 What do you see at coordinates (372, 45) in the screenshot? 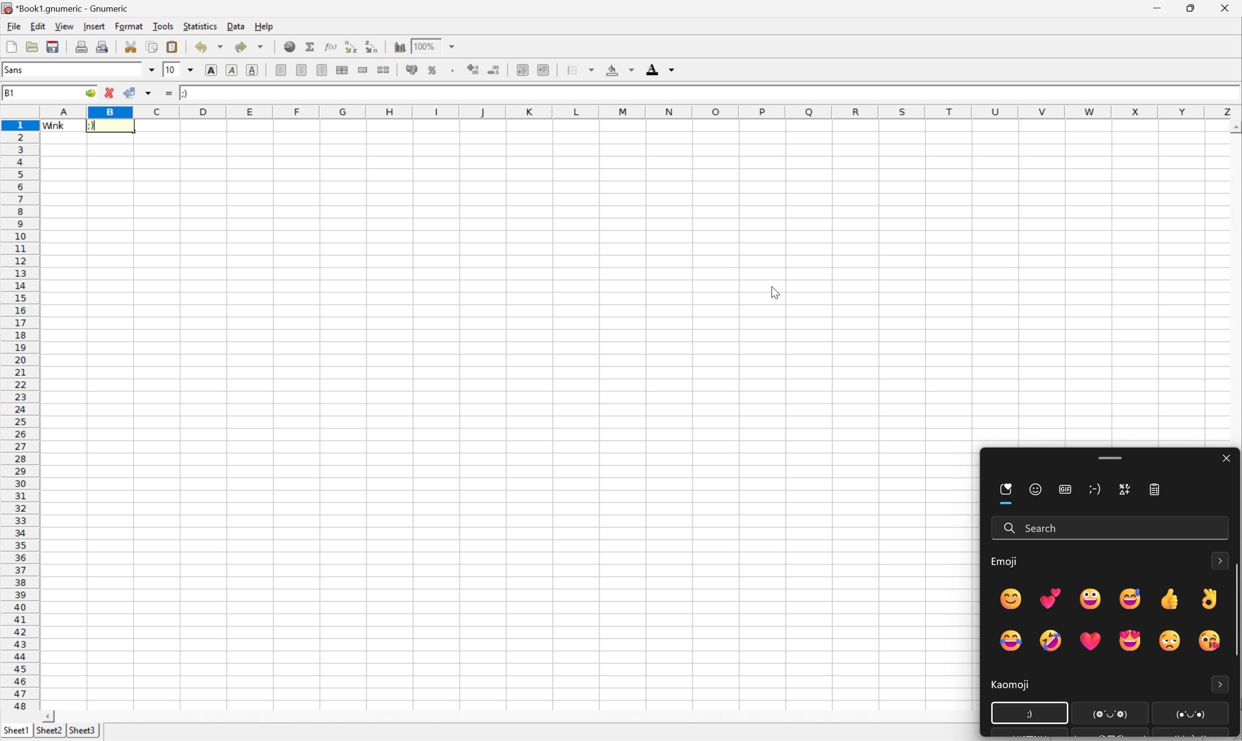
I see `Sort the selected region in descending order based on the first column selected` at bounding box center [372, 45].